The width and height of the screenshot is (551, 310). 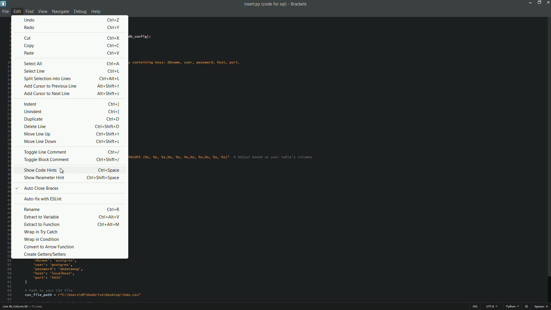 What do you see at coordinates (45, 160) in the screenshot?
I see `toggle block comment` at bounding box center [45, 160].